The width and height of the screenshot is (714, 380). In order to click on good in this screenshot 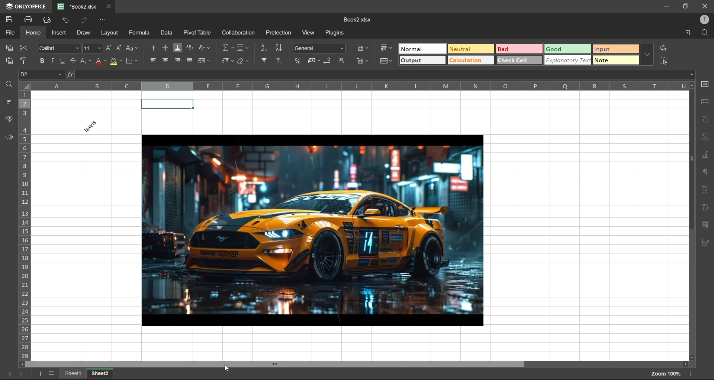, I will do `click(568, 49)`.